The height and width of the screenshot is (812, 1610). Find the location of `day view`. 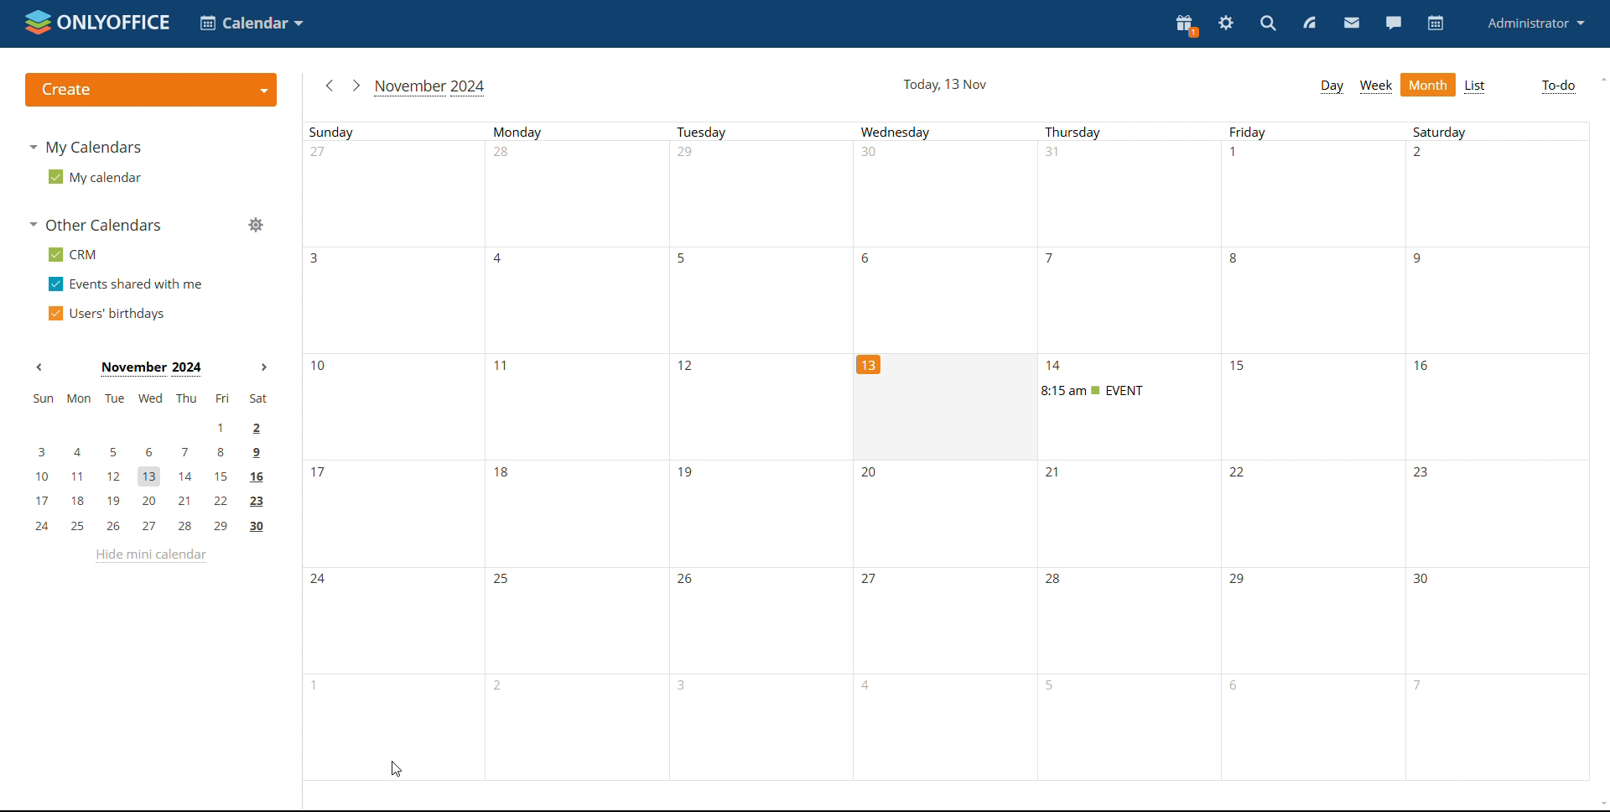

day view is located at coordinates (1333, 87).